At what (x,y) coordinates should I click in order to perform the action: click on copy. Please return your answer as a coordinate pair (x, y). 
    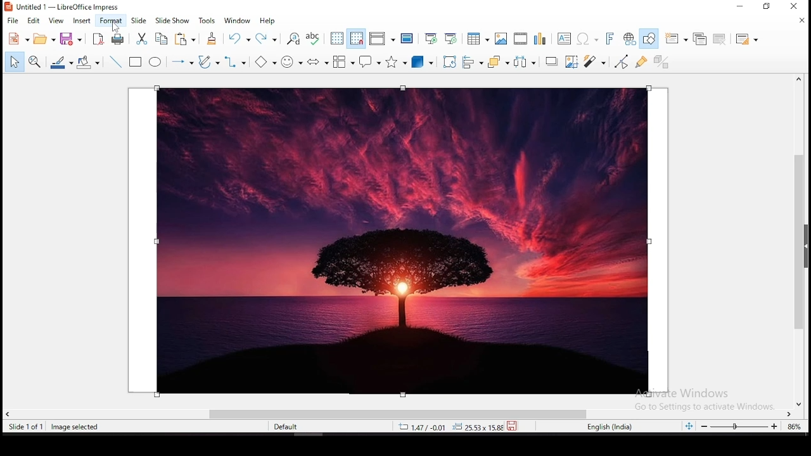
    Looking at the image, I should click on (161, 38).